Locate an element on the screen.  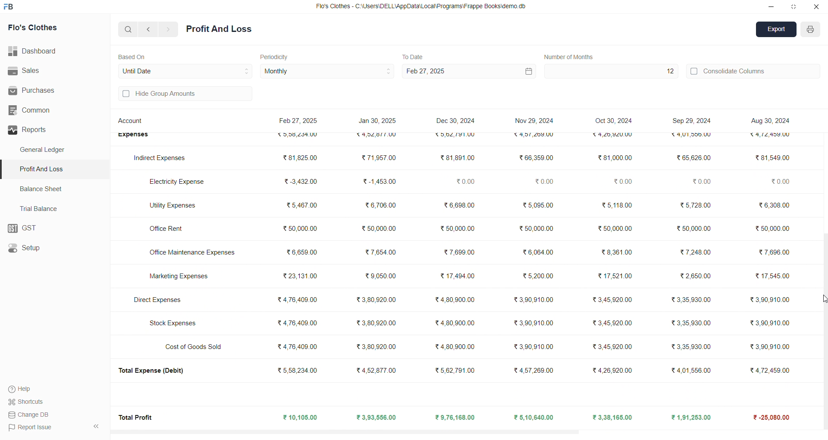
₹81,891.00 is located at coordinates (456, 158).